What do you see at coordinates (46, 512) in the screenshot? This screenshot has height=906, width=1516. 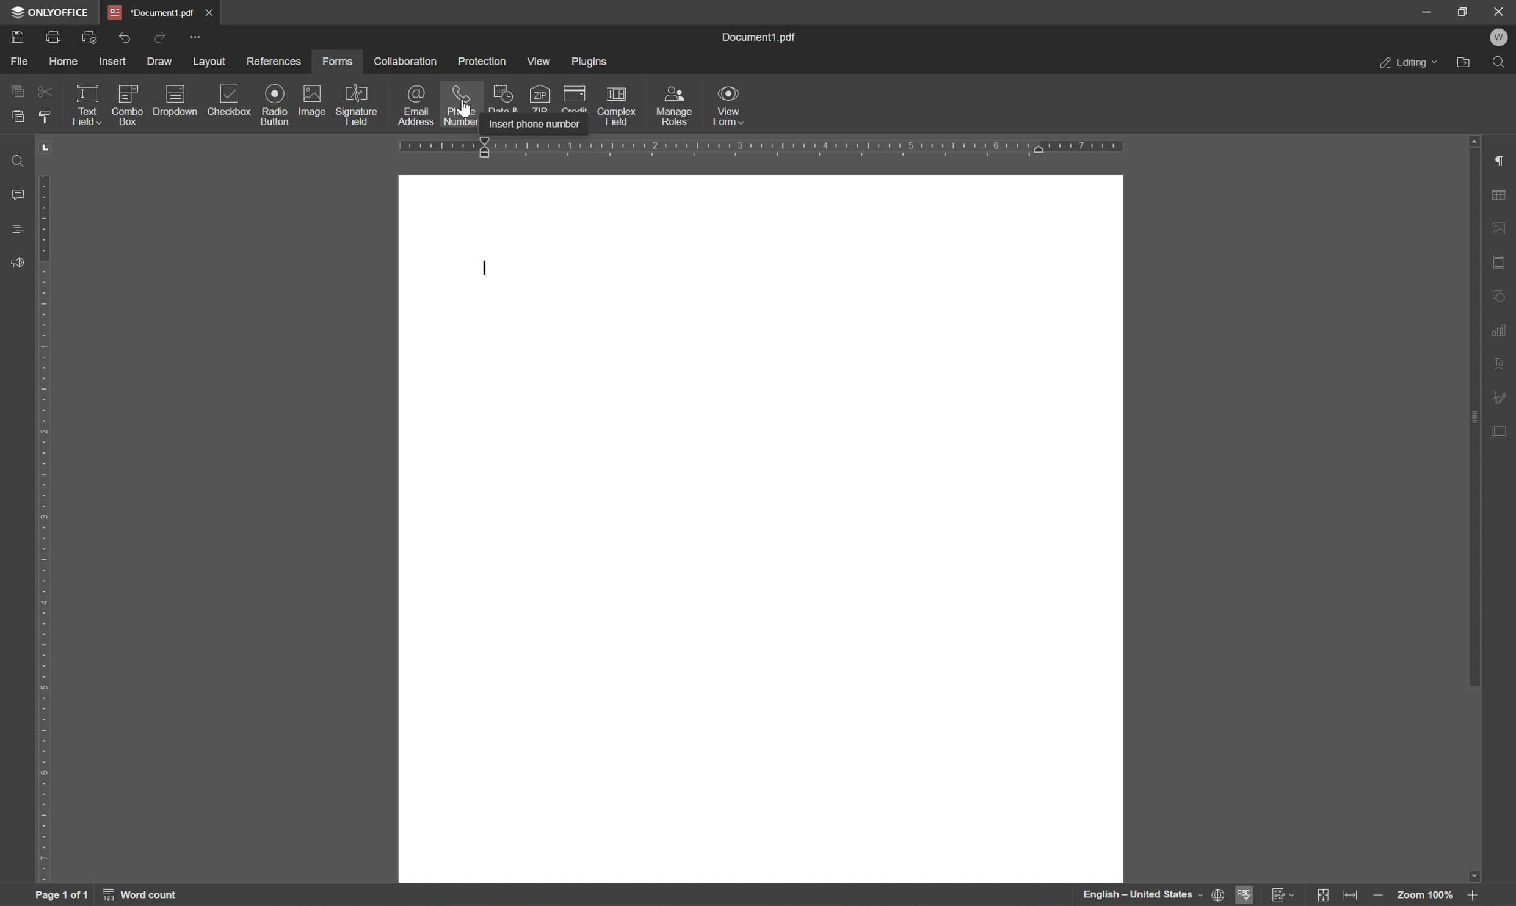 I see `ruler` at bounding box center [46, 512].